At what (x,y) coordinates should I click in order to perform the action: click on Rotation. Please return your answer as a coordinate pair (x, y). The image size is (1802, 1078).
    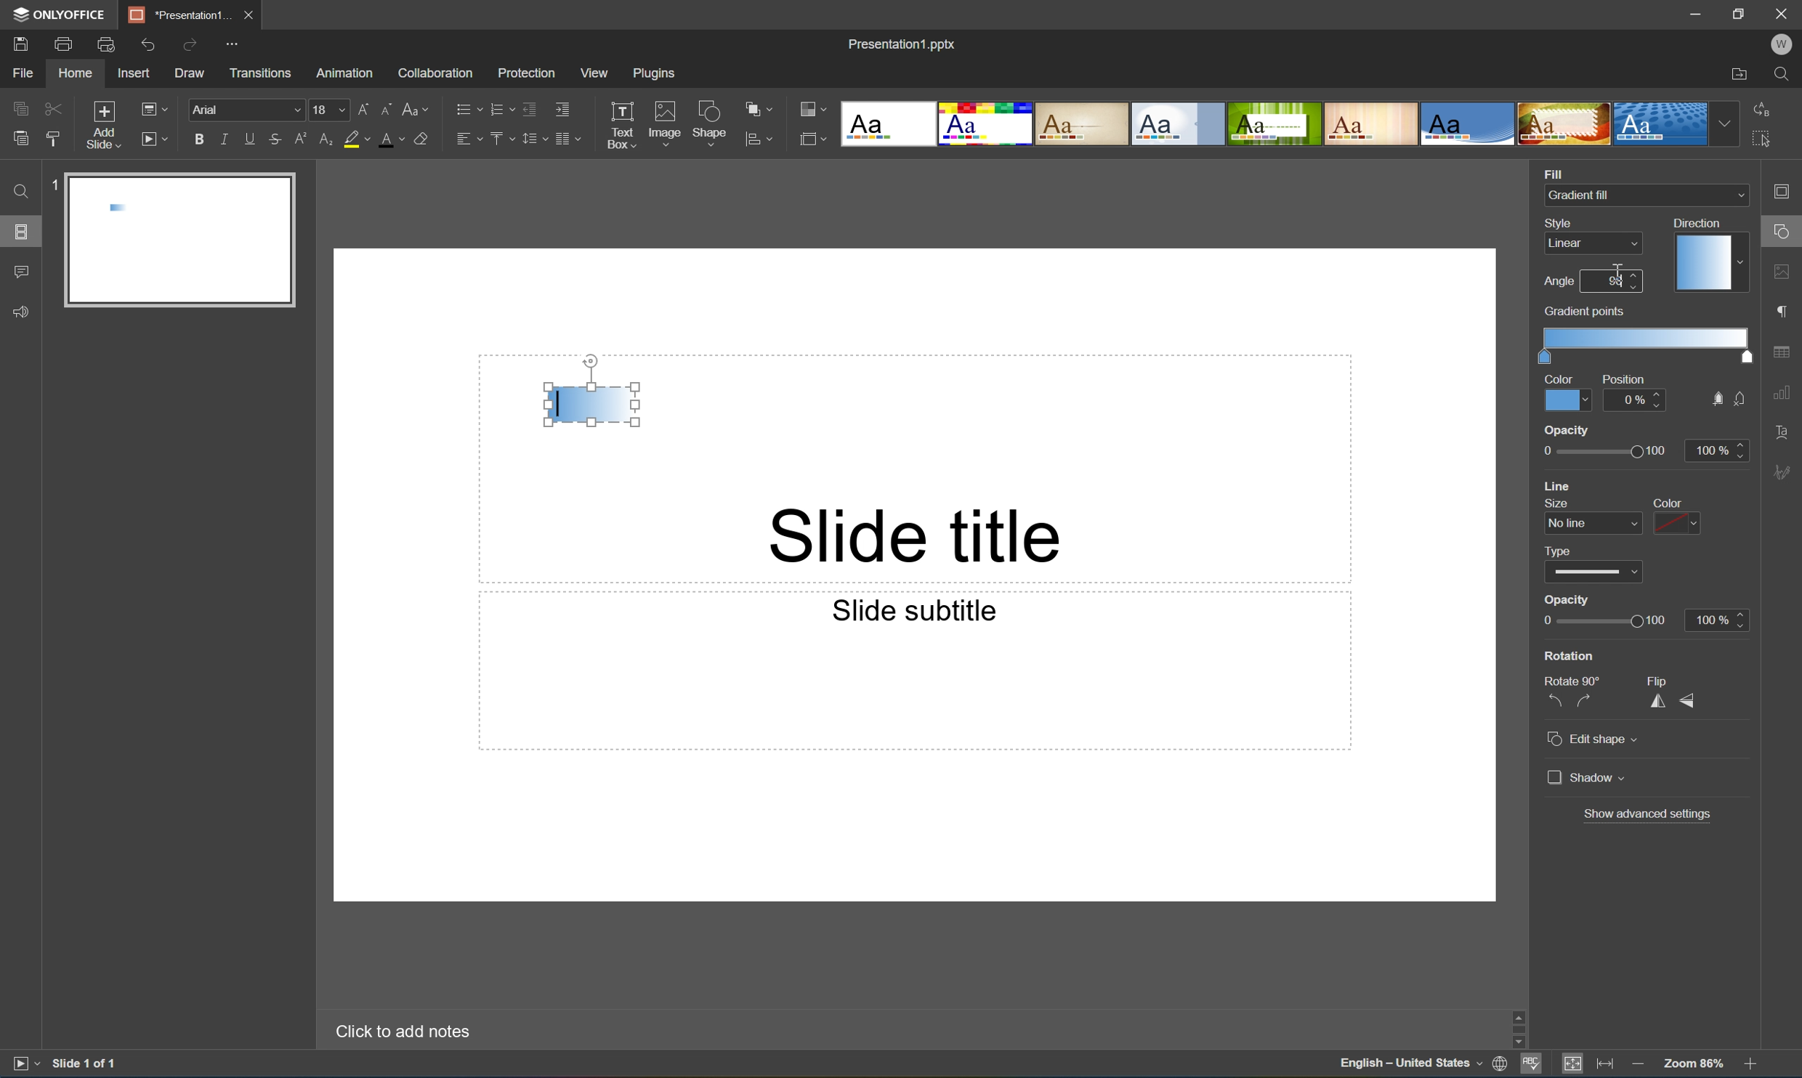
    Looking at the image, I should click on (1570, 656).